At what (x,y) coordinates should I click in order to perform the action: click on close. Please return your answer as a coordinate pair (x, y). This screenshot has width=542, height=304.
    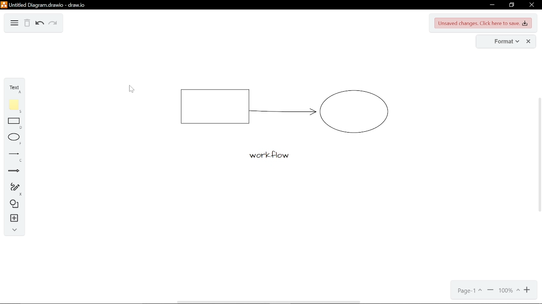
    Looking at the image, I should click on (528, 41).